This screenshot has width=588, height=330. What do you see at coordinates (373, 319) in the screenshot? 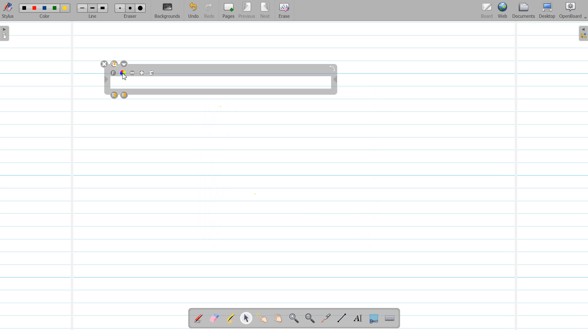
I see `Capture part of the screen` at bounding box center [373, 319].